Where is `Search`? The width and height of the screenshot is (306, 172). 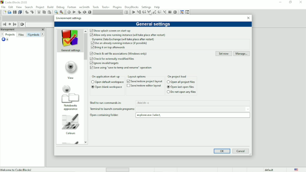 Search is located at coordinates (29, 7).